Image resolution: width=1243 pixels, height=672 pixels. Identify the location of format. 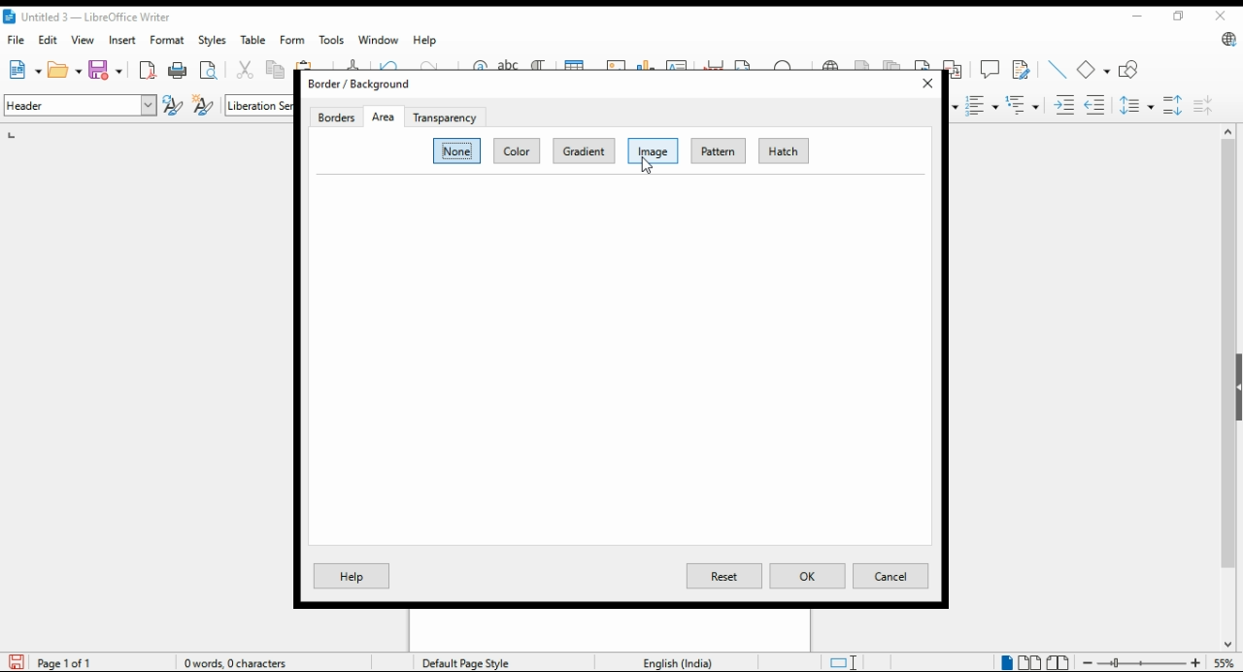
(169, 40).